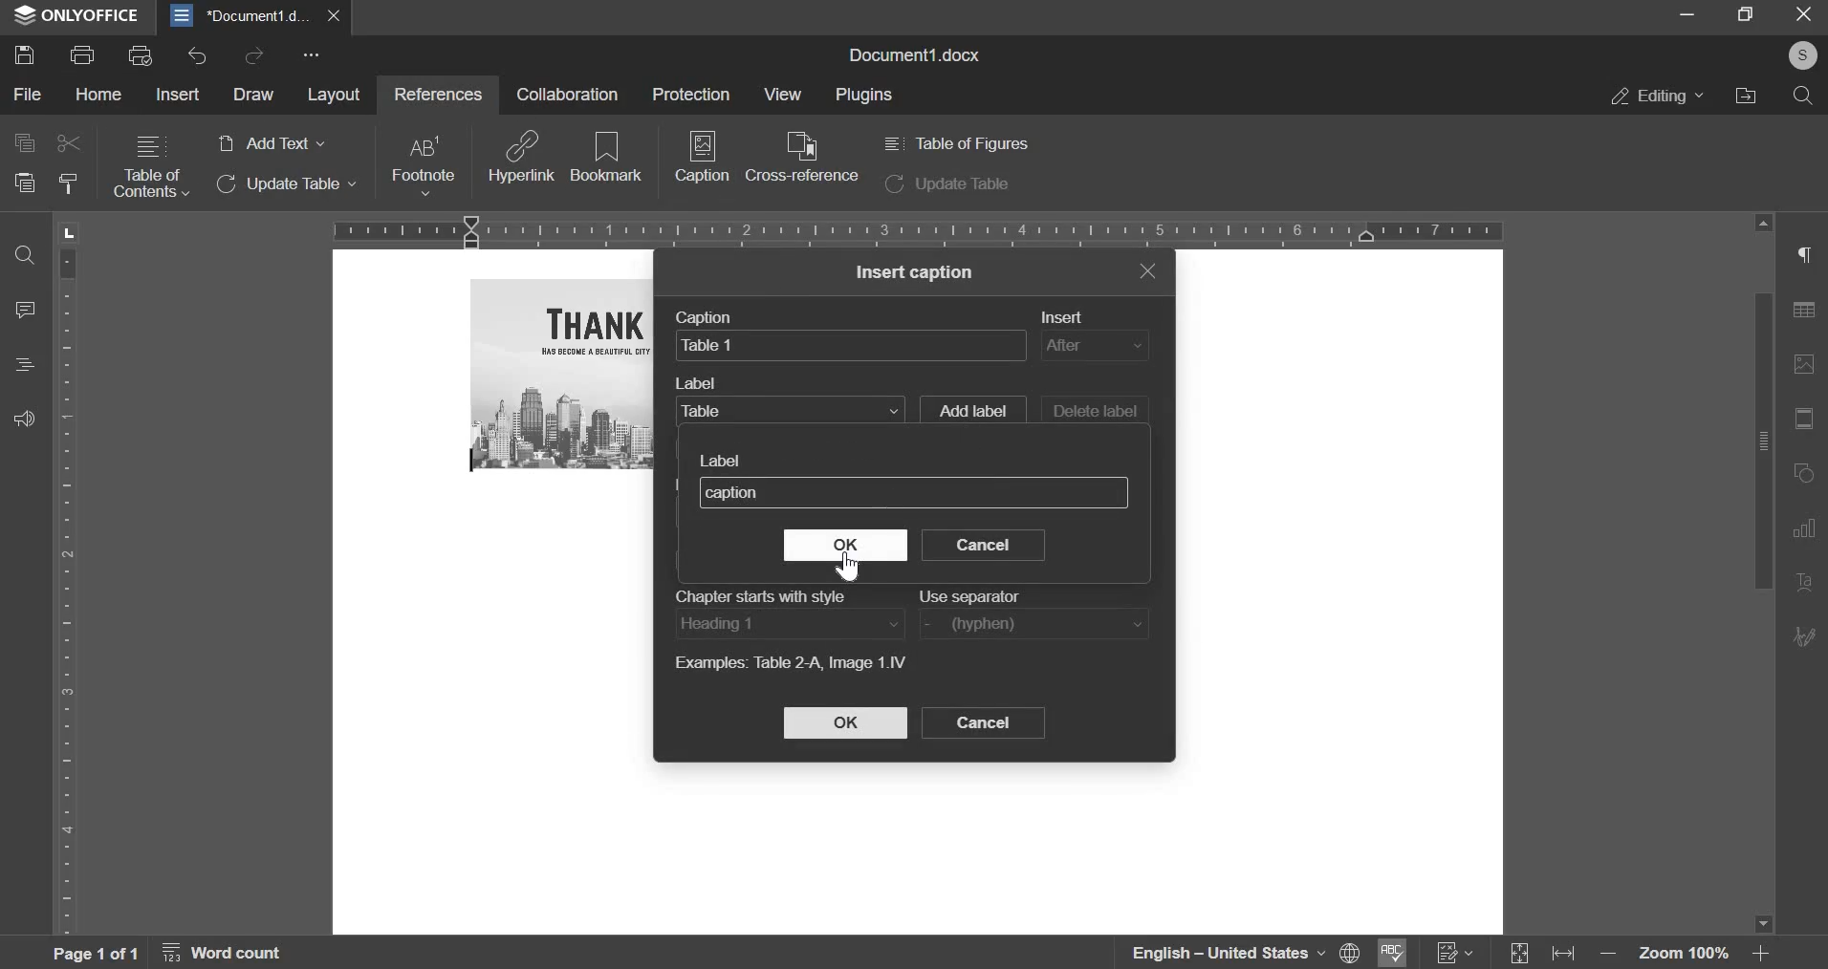  What do you see at coordinates (564, 374) in the screenshot?
I see `image` at bounding box center [564, 374].